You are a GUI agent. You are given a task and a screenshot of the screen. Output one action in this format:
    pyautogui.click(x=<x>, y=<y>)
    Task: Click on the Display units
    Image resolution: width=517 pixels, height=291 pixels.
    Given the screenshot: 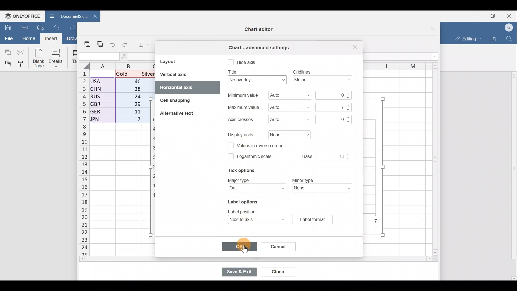 What is the action you would take?
    pyautogui.click(x=287, y=134)
    